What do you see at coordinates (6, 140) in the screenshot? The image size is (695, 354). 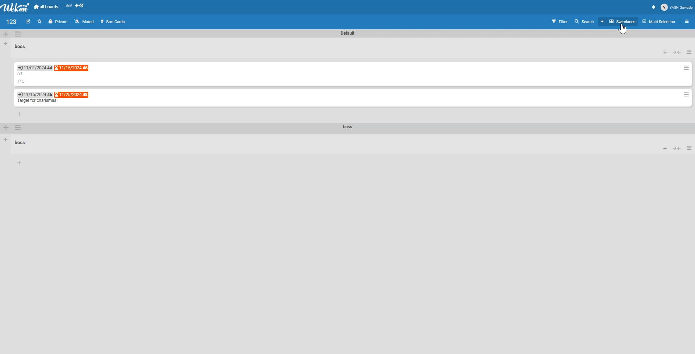 I see `Add list` at bounding box center [6, 140].